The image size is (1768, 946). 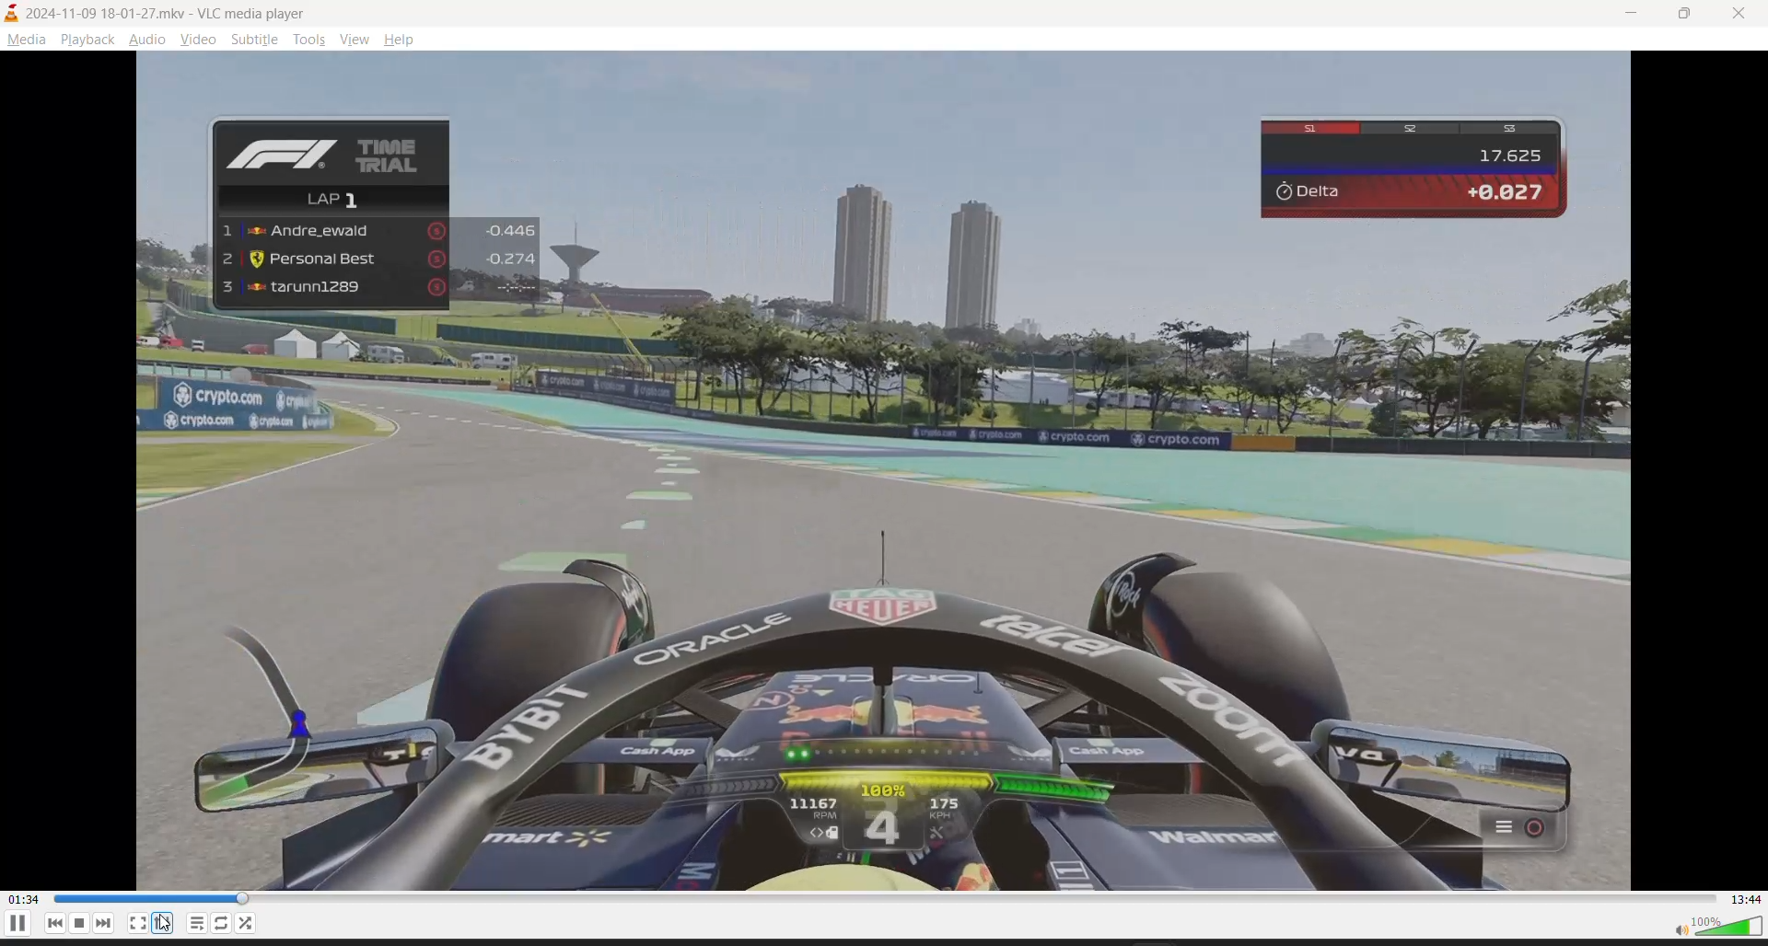 I want to click on next, so click(x=106, y=928).